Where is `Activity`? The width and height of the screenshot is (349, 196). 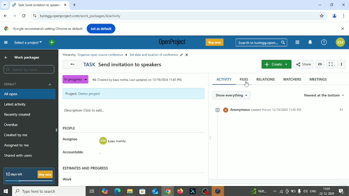 Activity is located at coordinates (224, 79).